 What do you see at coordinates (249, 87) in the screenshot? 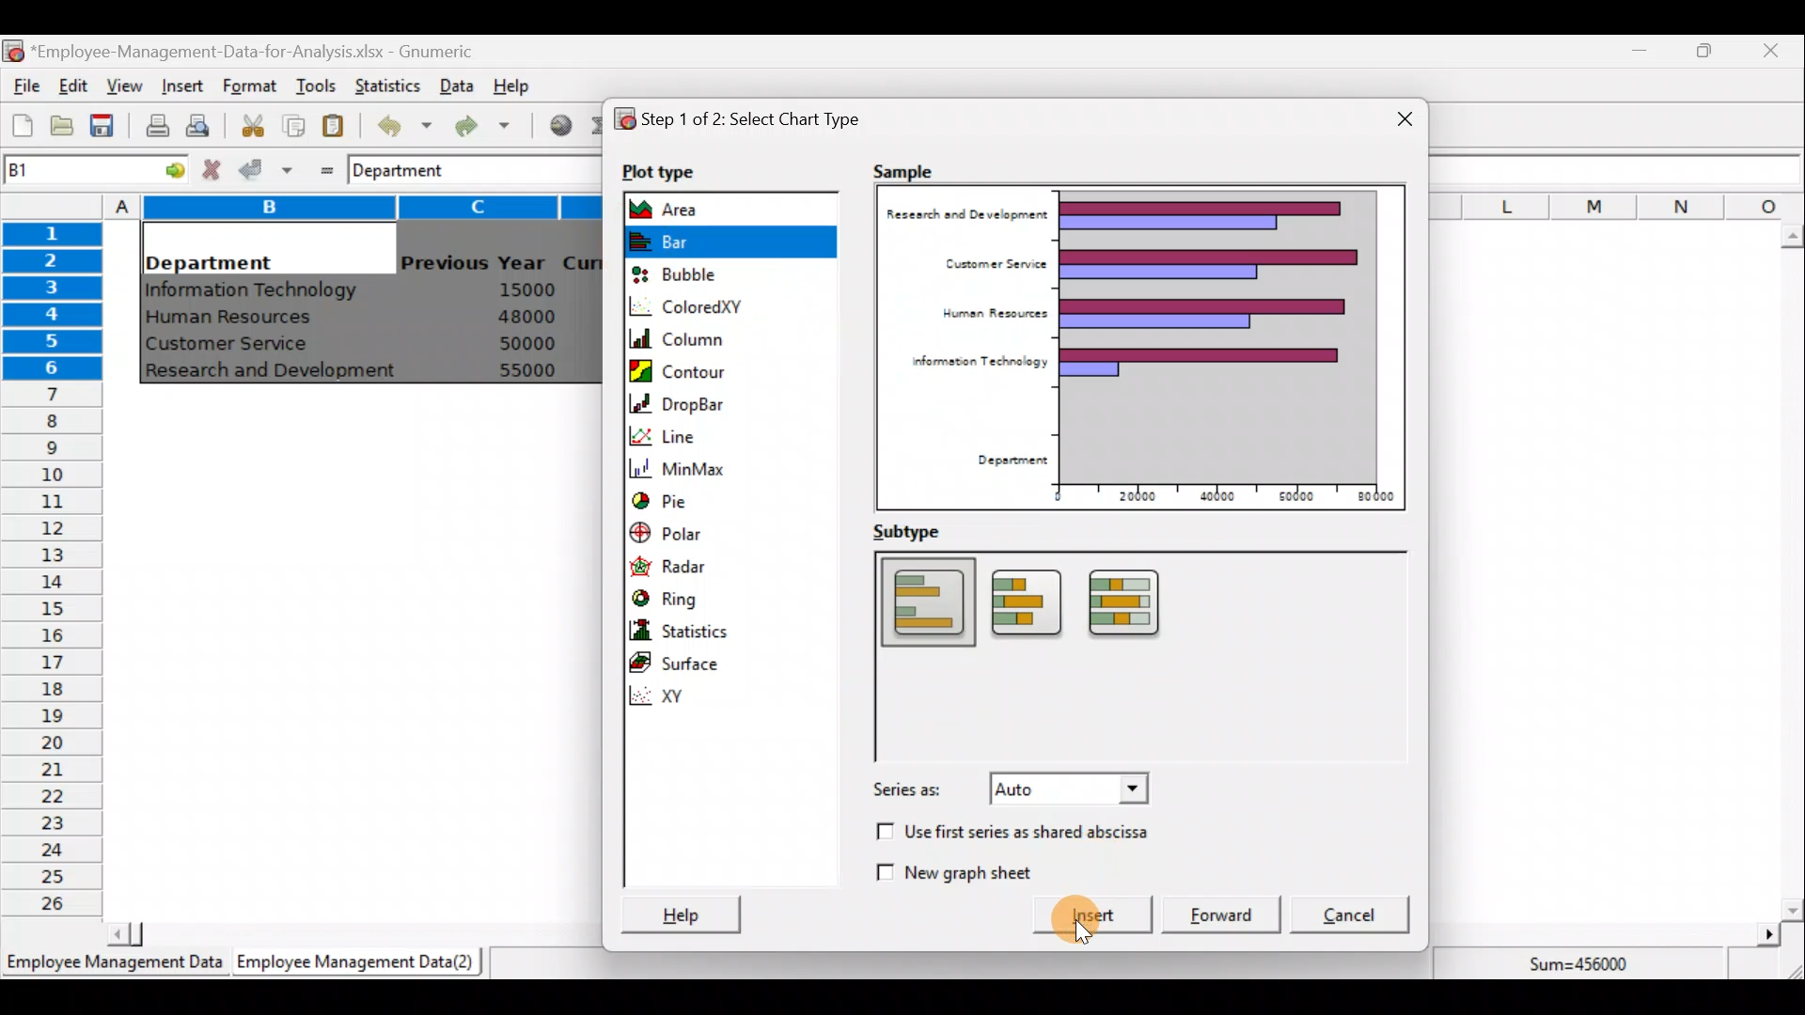
I see `Format` at bounding box center [249, 87].